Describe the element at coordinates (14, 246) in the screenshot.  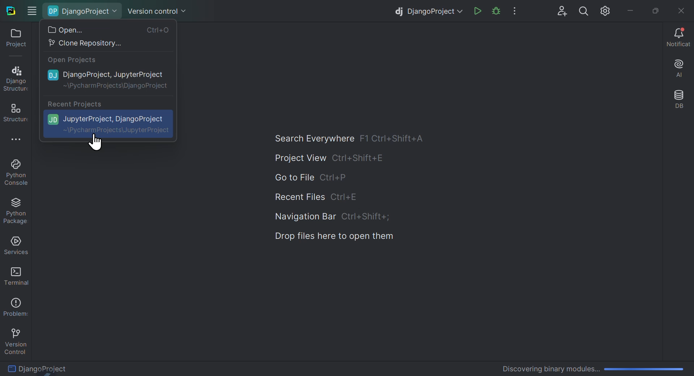
I see `Services` at that location.